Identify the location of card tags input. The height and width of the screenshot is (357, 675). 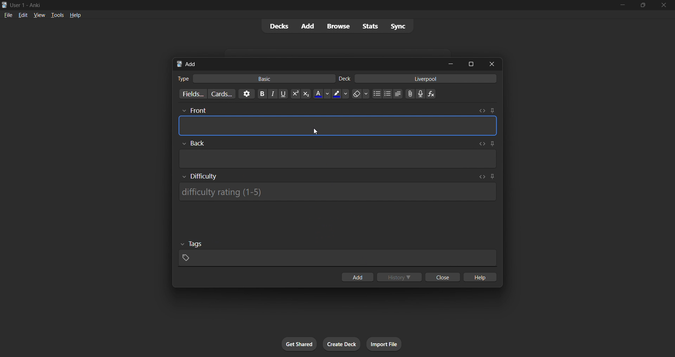
(337, 258).